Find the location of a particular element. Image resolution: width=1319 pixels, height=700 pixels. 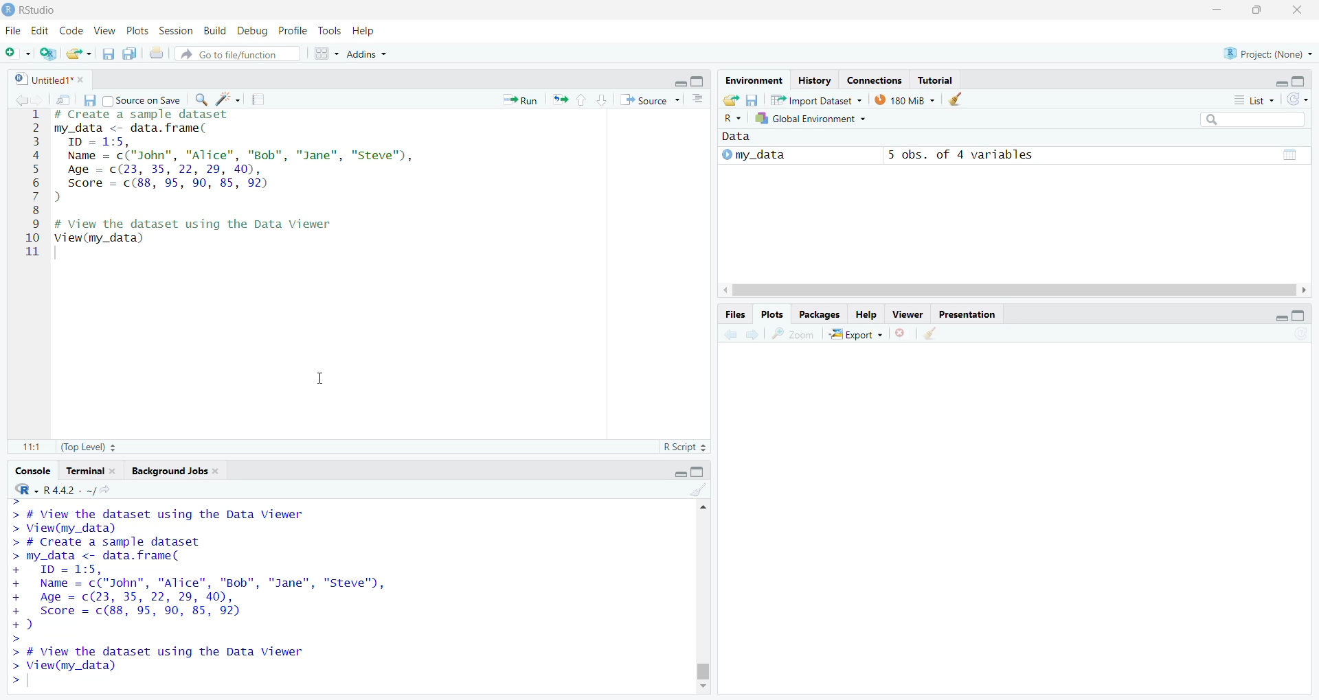

Files is located at coordinates (734, 314).